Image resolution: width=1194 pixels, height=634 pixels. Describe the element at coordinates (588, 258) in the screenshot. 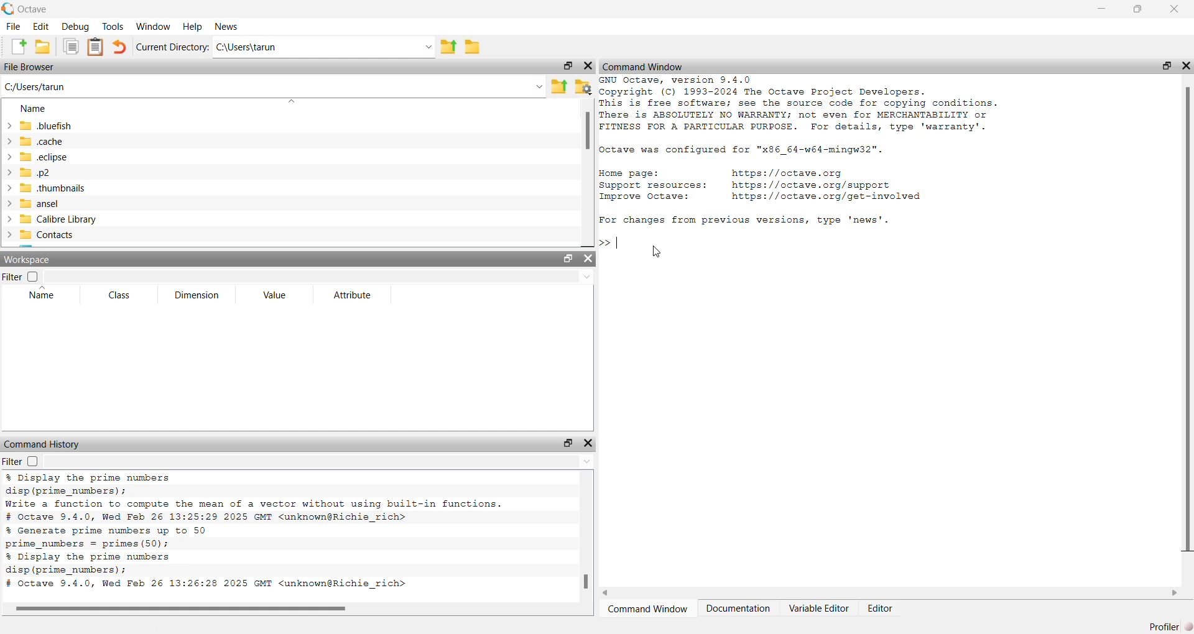

I see `close` at that location.